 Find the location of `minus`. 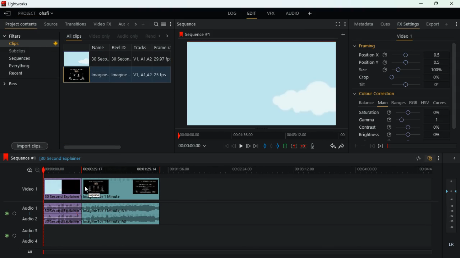

minus is located at coordinates (364, 146).